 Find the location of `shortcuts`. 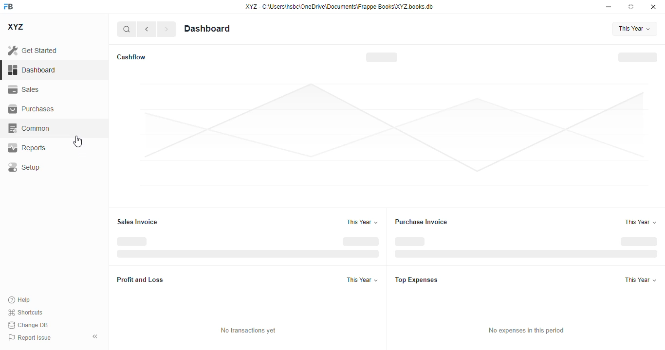

shortcuts is located at coordinates (25, 312).